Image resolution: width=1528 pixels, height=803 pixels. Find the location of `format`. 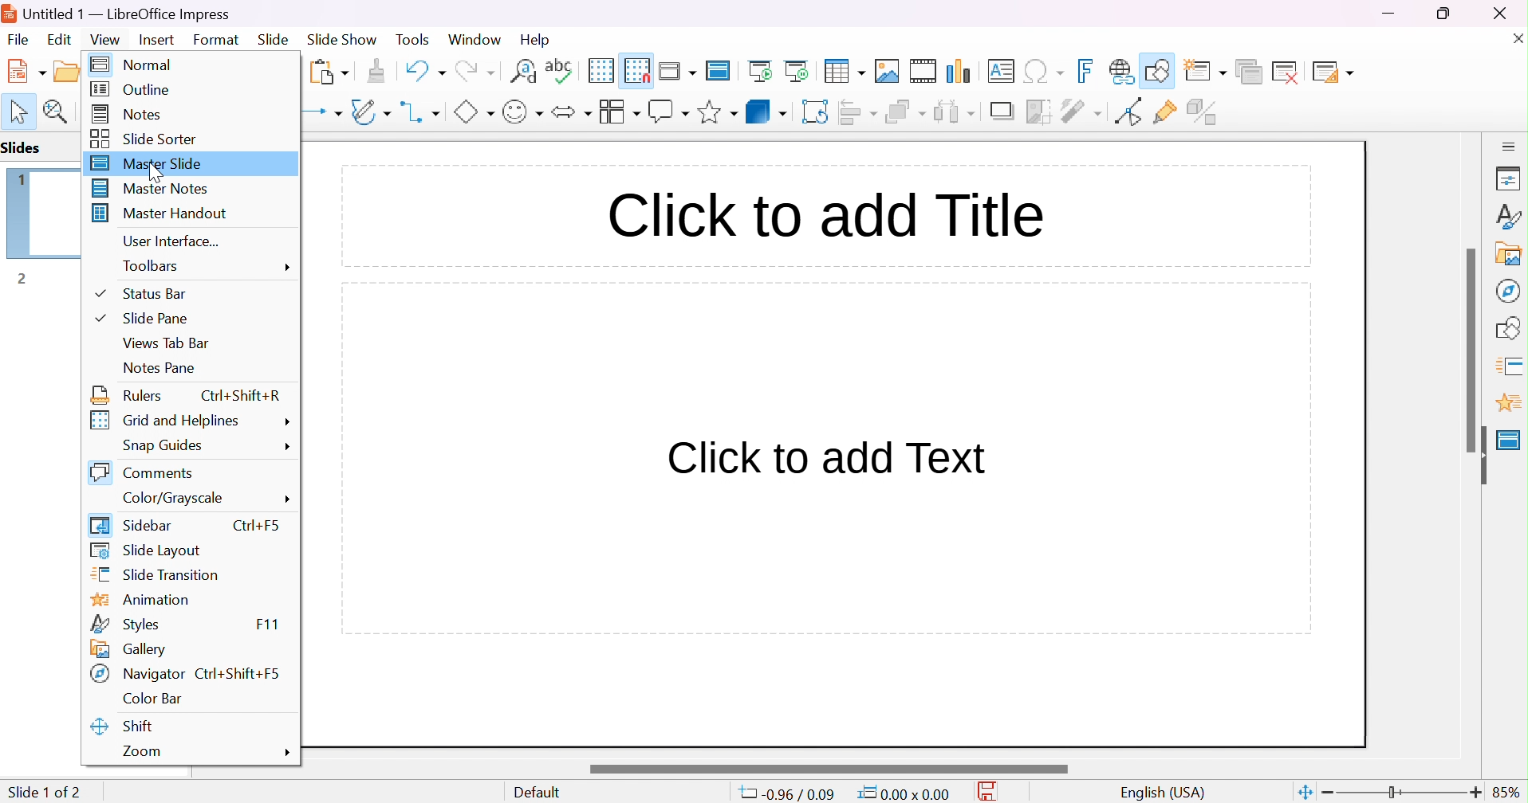

format is located at coordinates (217, 39).